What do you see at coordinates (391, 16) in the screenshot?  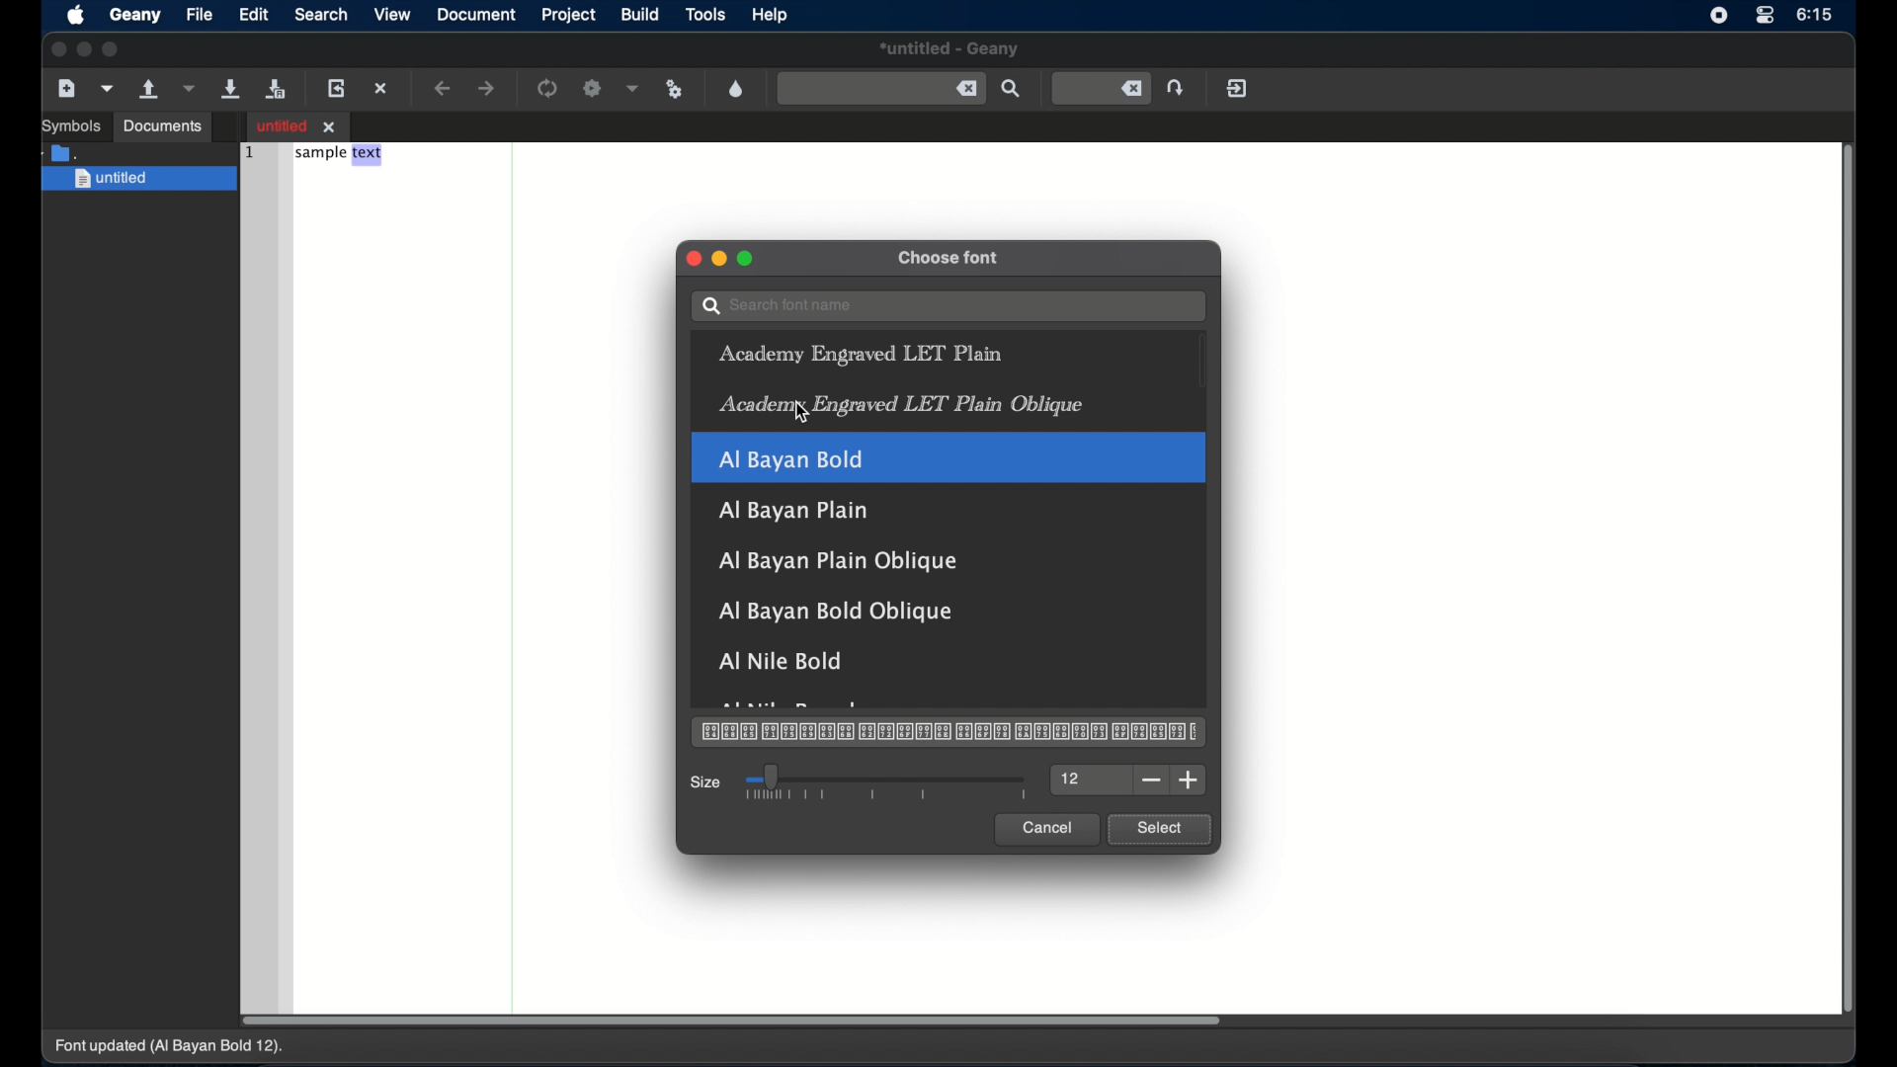 I see `view` at bounding box center [391, 16].